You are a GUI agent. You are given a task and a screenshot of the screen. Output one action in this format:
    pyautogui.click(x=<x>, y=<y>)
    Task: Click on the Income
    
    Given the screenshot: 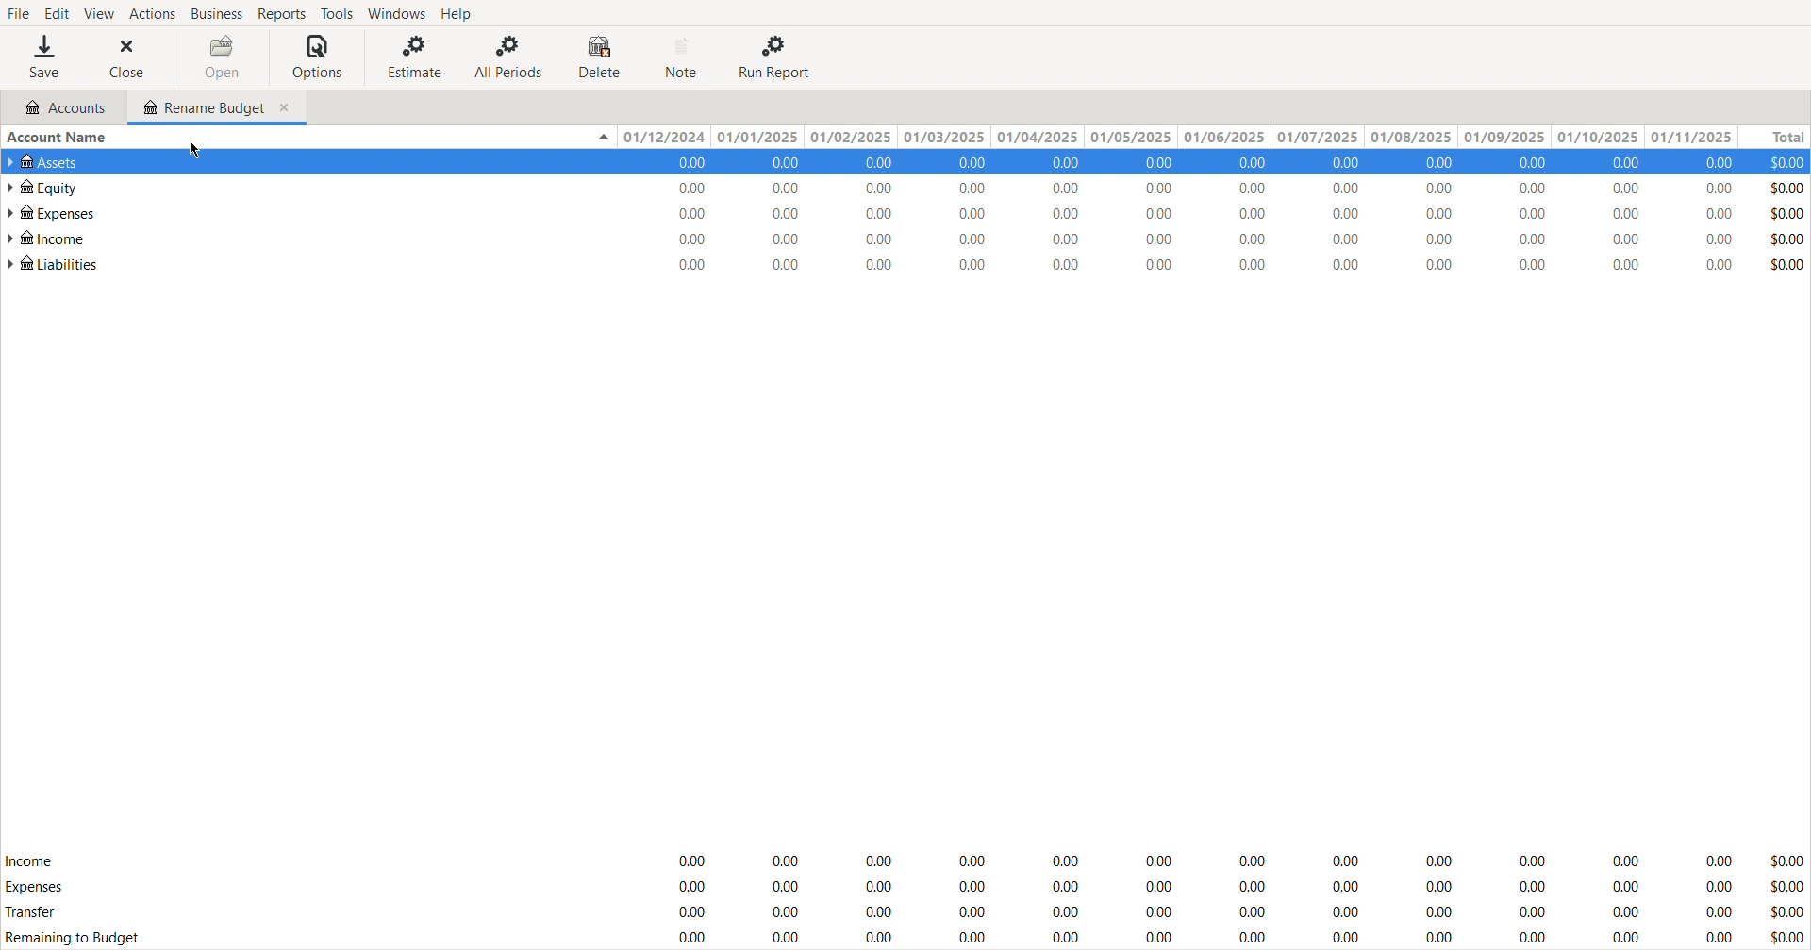 What is the action you would take?
    pyautogui.click(x=46, y=237)
    